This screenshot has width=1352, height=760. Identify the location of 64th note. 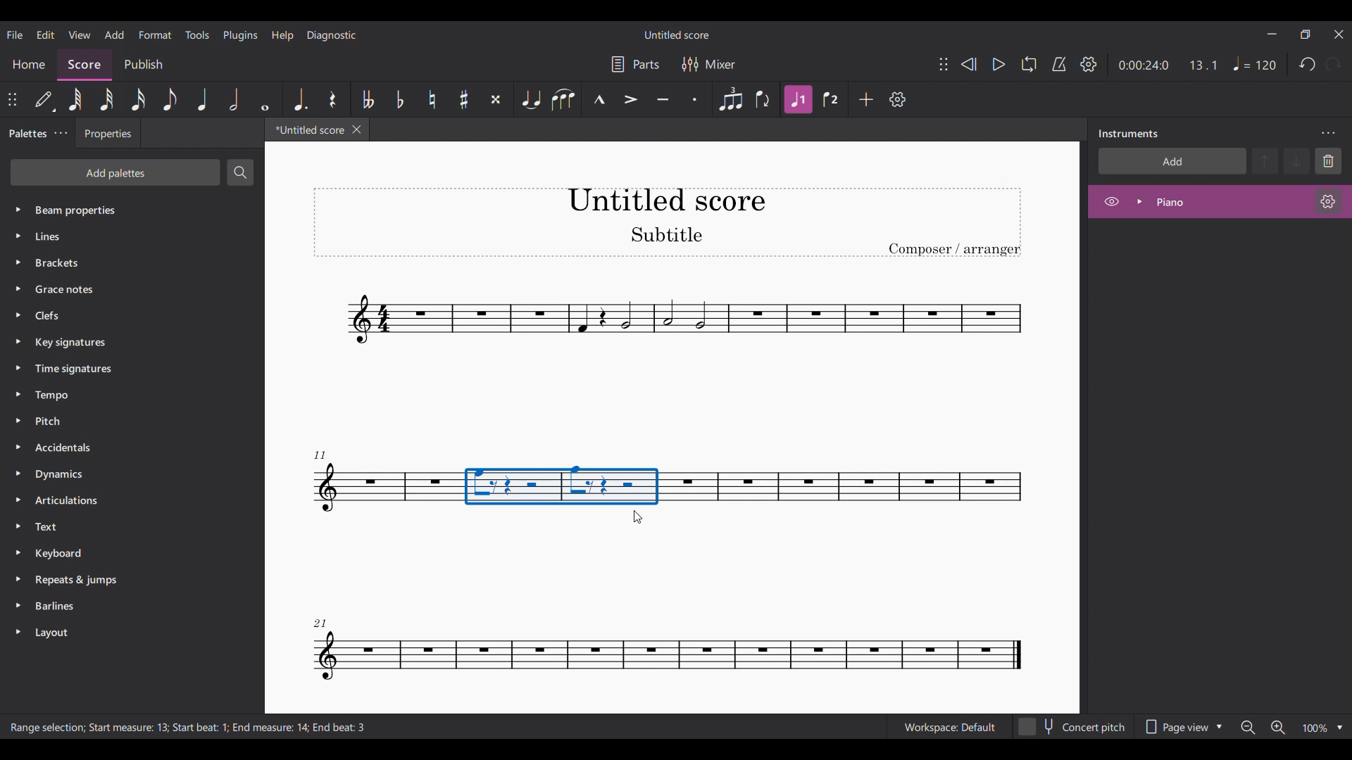
(75, 99).